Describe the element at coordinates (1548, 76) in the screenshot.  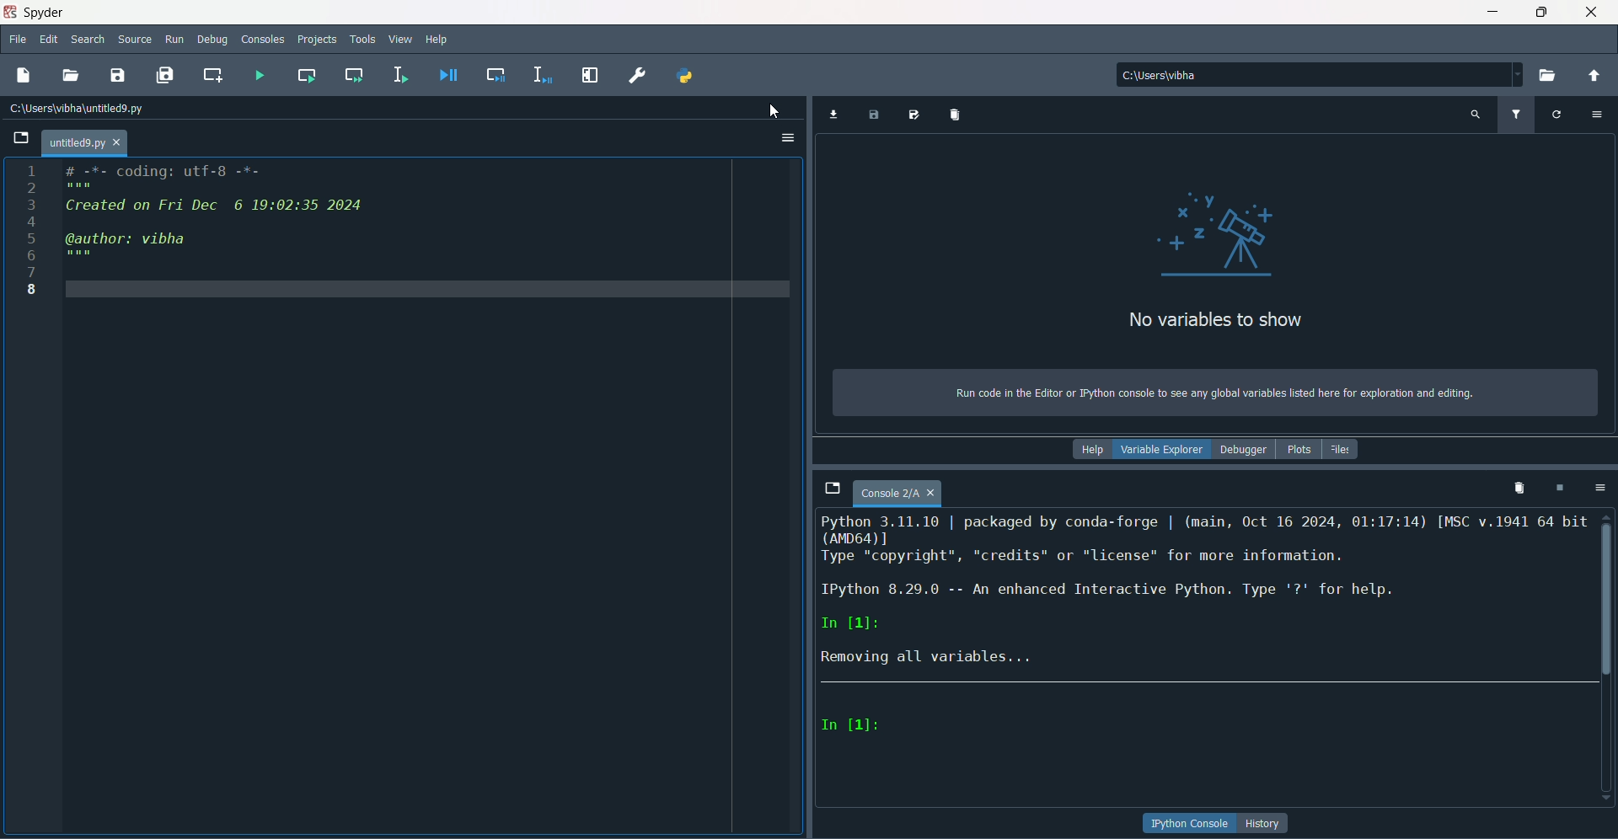
I see `browse directory` at that location.